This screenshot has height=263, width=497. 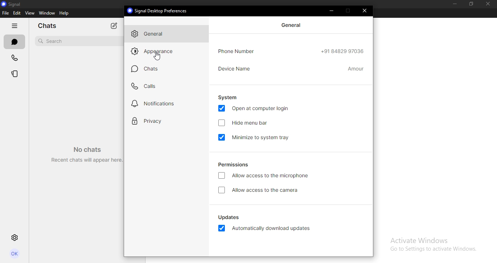 What do you see at coordinates (15, 73) in the screenshot?
I see `stories` at bounding box center [15, 73].